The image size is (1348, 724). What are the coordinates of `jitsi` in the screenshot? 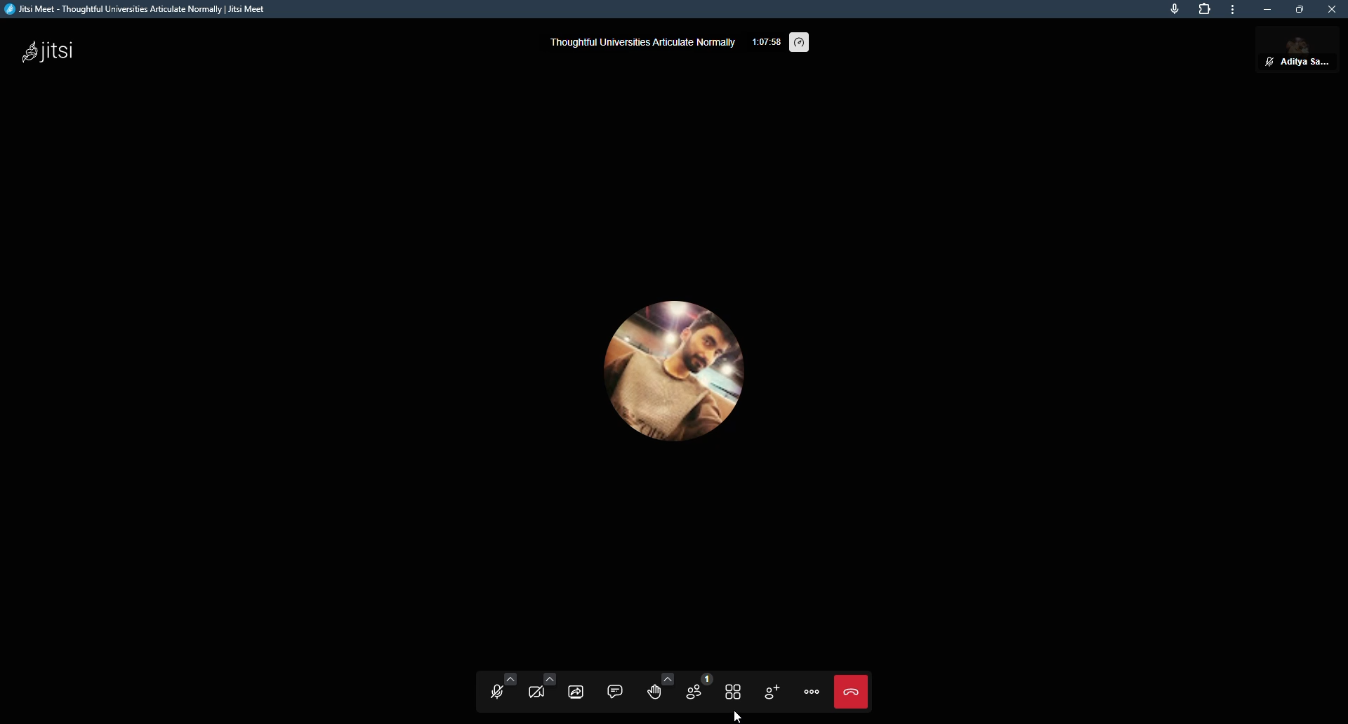 It's located at (53, 50).